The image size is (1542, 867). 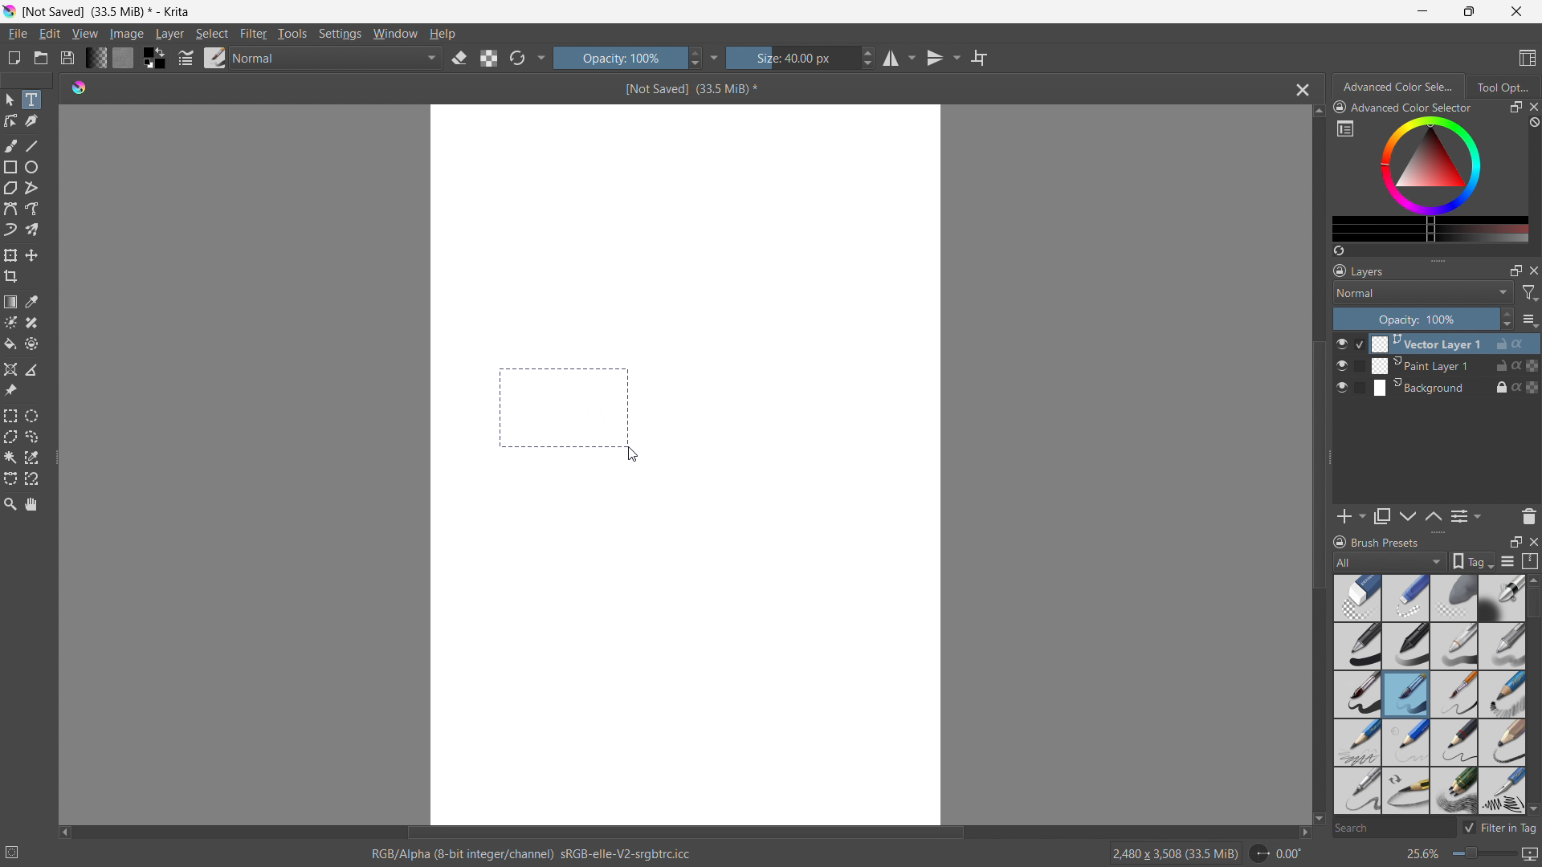 What do you see at coordinates (10, 437) in the screenshot?
I see `polygonal selection tool` at bounding box center [10, 437].